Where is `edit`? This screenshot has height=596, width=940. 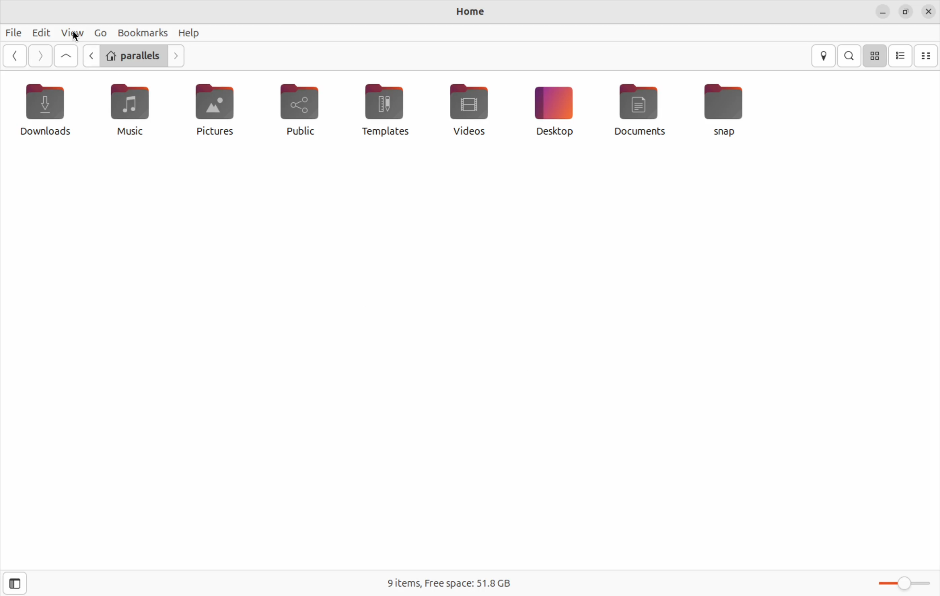 edit is located at coordinates (36, 32).